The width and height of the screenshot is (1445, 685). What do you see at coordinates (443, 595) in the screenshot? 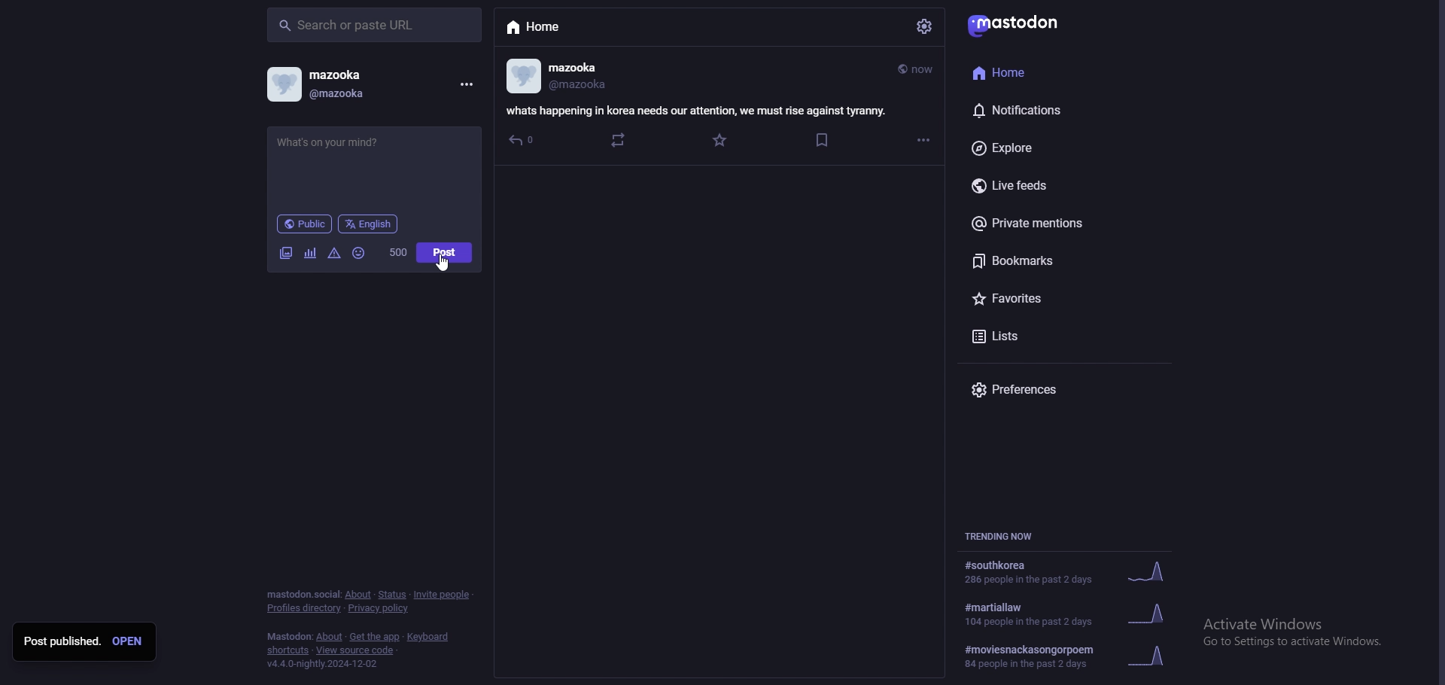
I see `invite people` at bounding box center [443, 595].